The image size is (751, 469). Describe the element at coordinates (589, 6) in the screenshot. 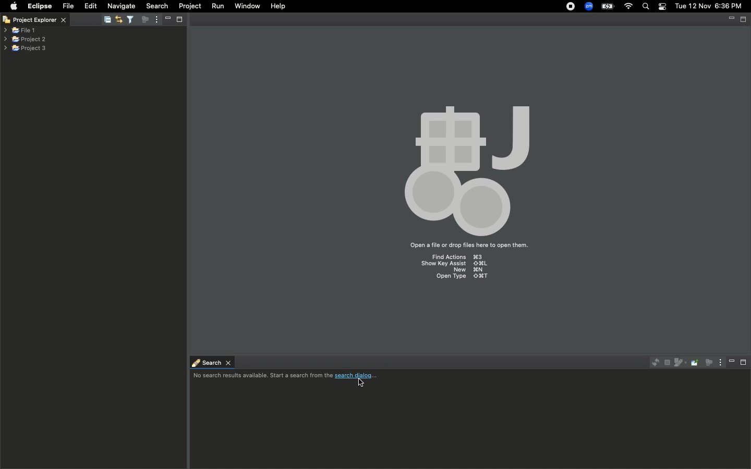

I see `Zoom` at that location.